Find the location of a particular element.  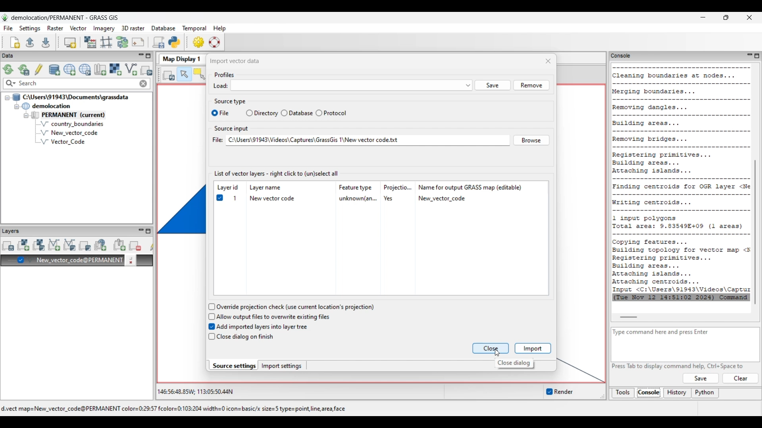

Download sample project (location) to current GRASS database is located at coordinates (85, 70).